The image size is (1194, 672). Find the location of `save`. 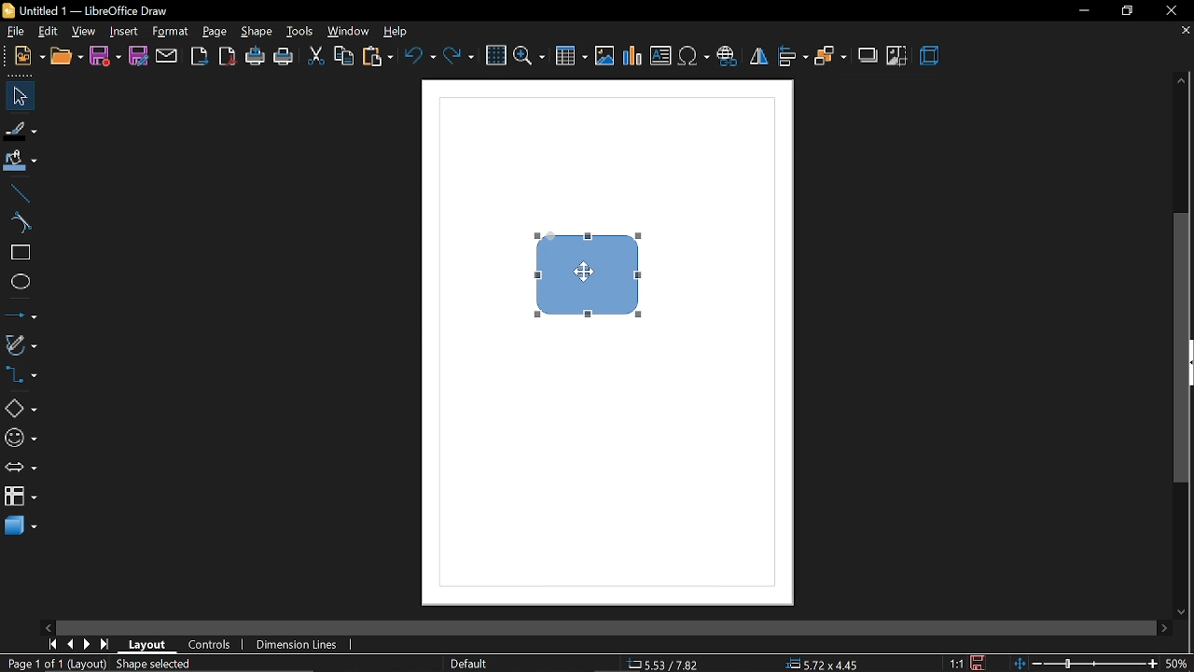

save is located at coordinates (979, 663).